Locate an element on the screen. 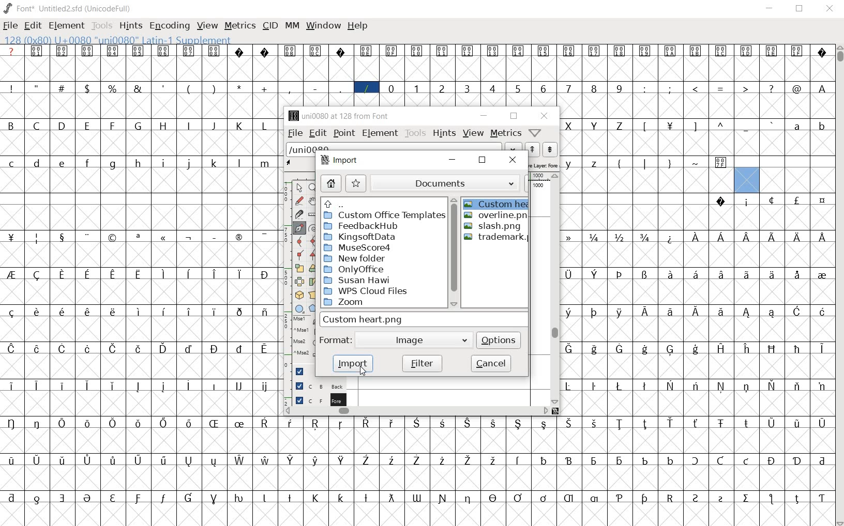  ELEMENT is located at coordinates (67, 26).